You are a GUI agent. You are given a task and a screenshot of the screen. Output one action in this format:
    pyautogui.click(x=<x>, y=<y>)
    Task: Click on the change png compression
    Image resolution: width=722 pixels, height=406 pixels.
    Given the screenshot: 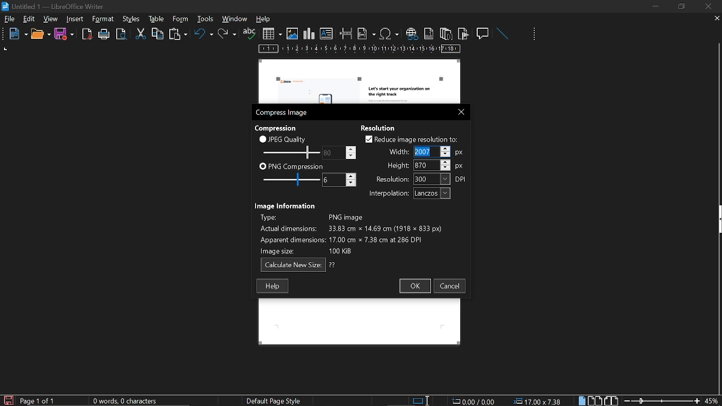 What is the action you would take?
    pyautogui.click(x=339, y=180)
    